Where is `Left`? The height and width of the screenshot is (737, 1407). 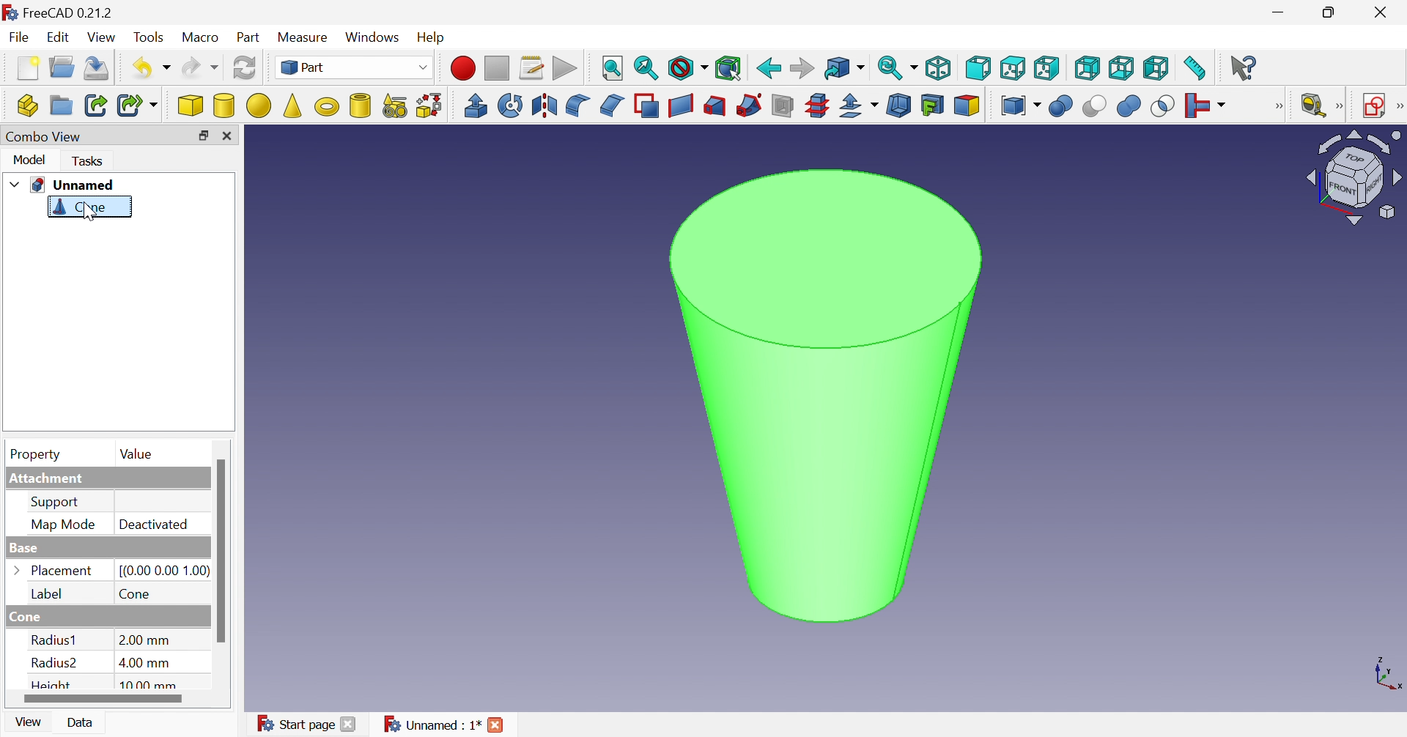
Left is located at coordinates (1156, 68).